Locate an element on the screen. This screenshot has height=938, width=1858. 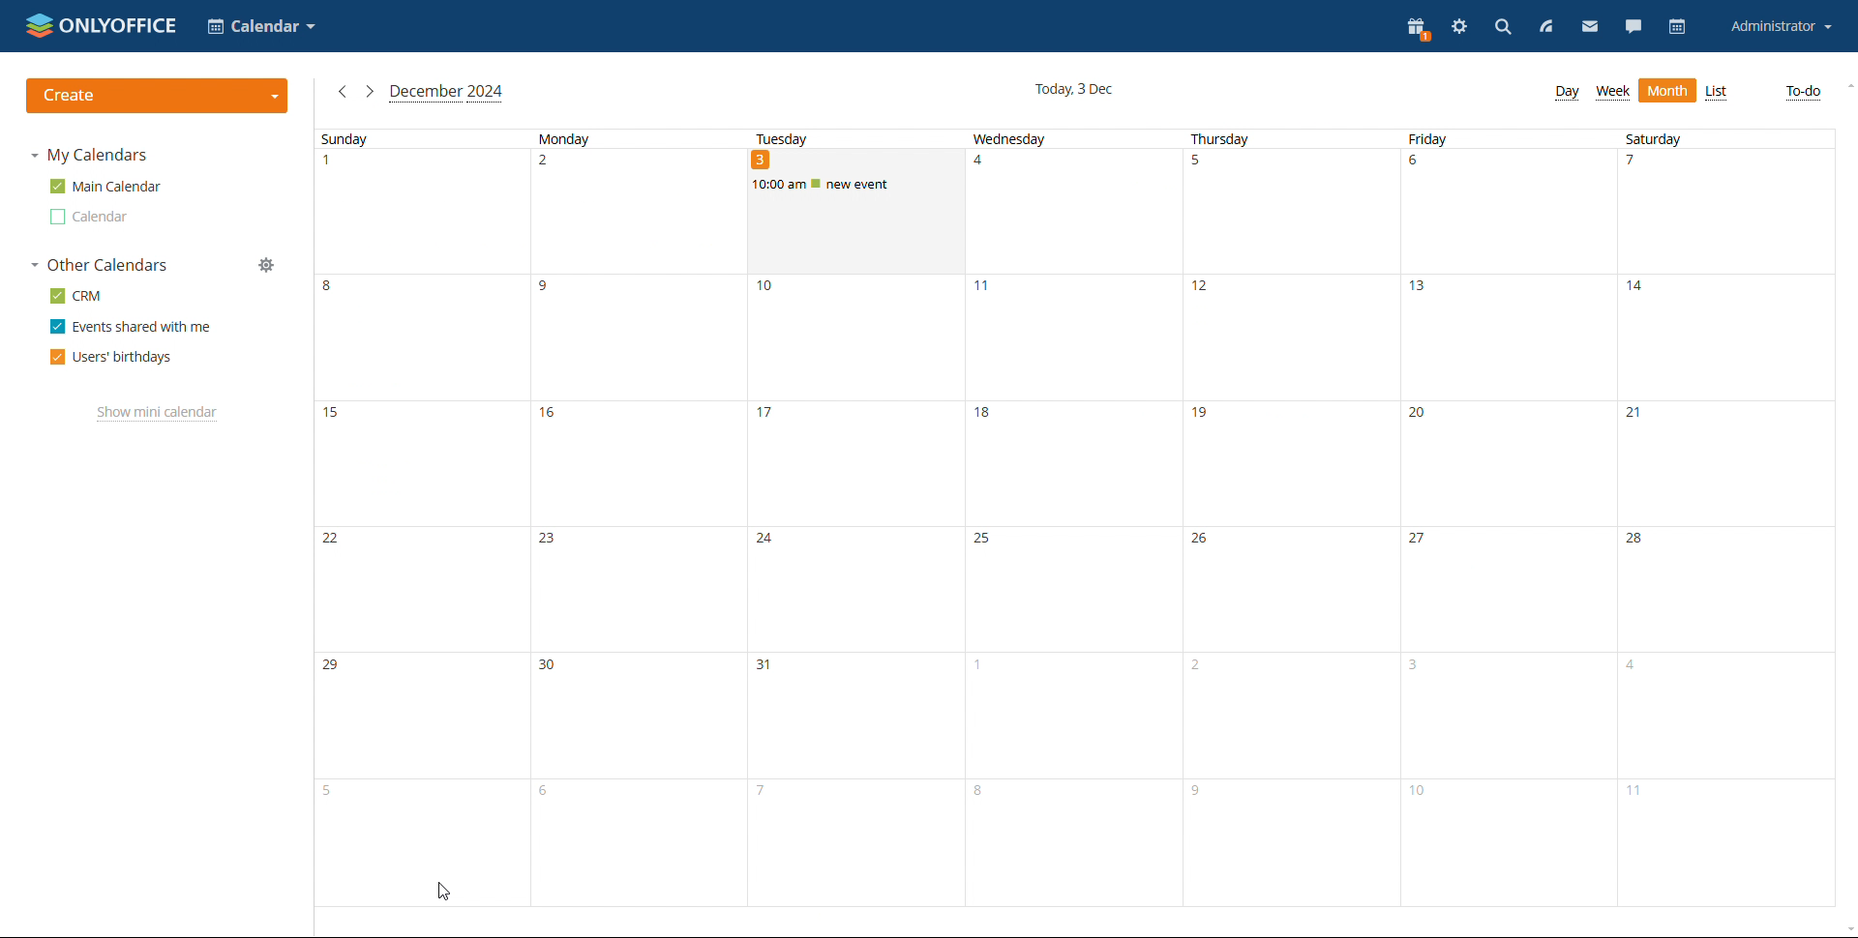
settings is located at coordinates (1460, 26).